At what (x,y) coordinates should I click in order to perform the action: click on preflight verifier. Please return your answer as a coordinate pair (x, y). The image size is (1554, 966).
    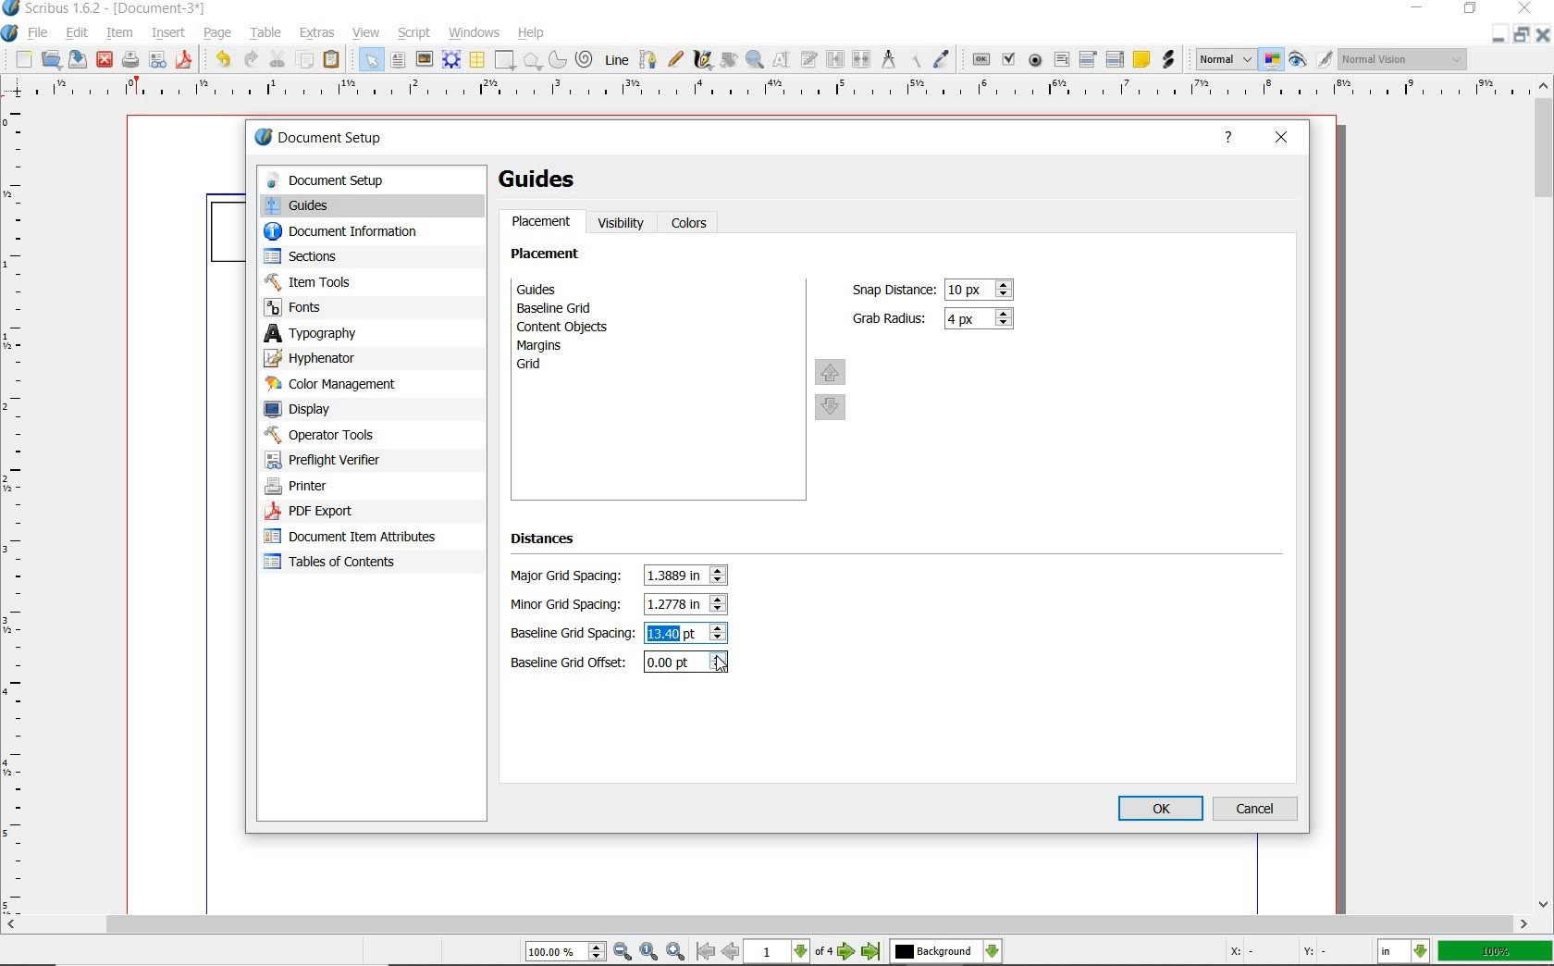
    Looking at the image, I should click on (343, 460).